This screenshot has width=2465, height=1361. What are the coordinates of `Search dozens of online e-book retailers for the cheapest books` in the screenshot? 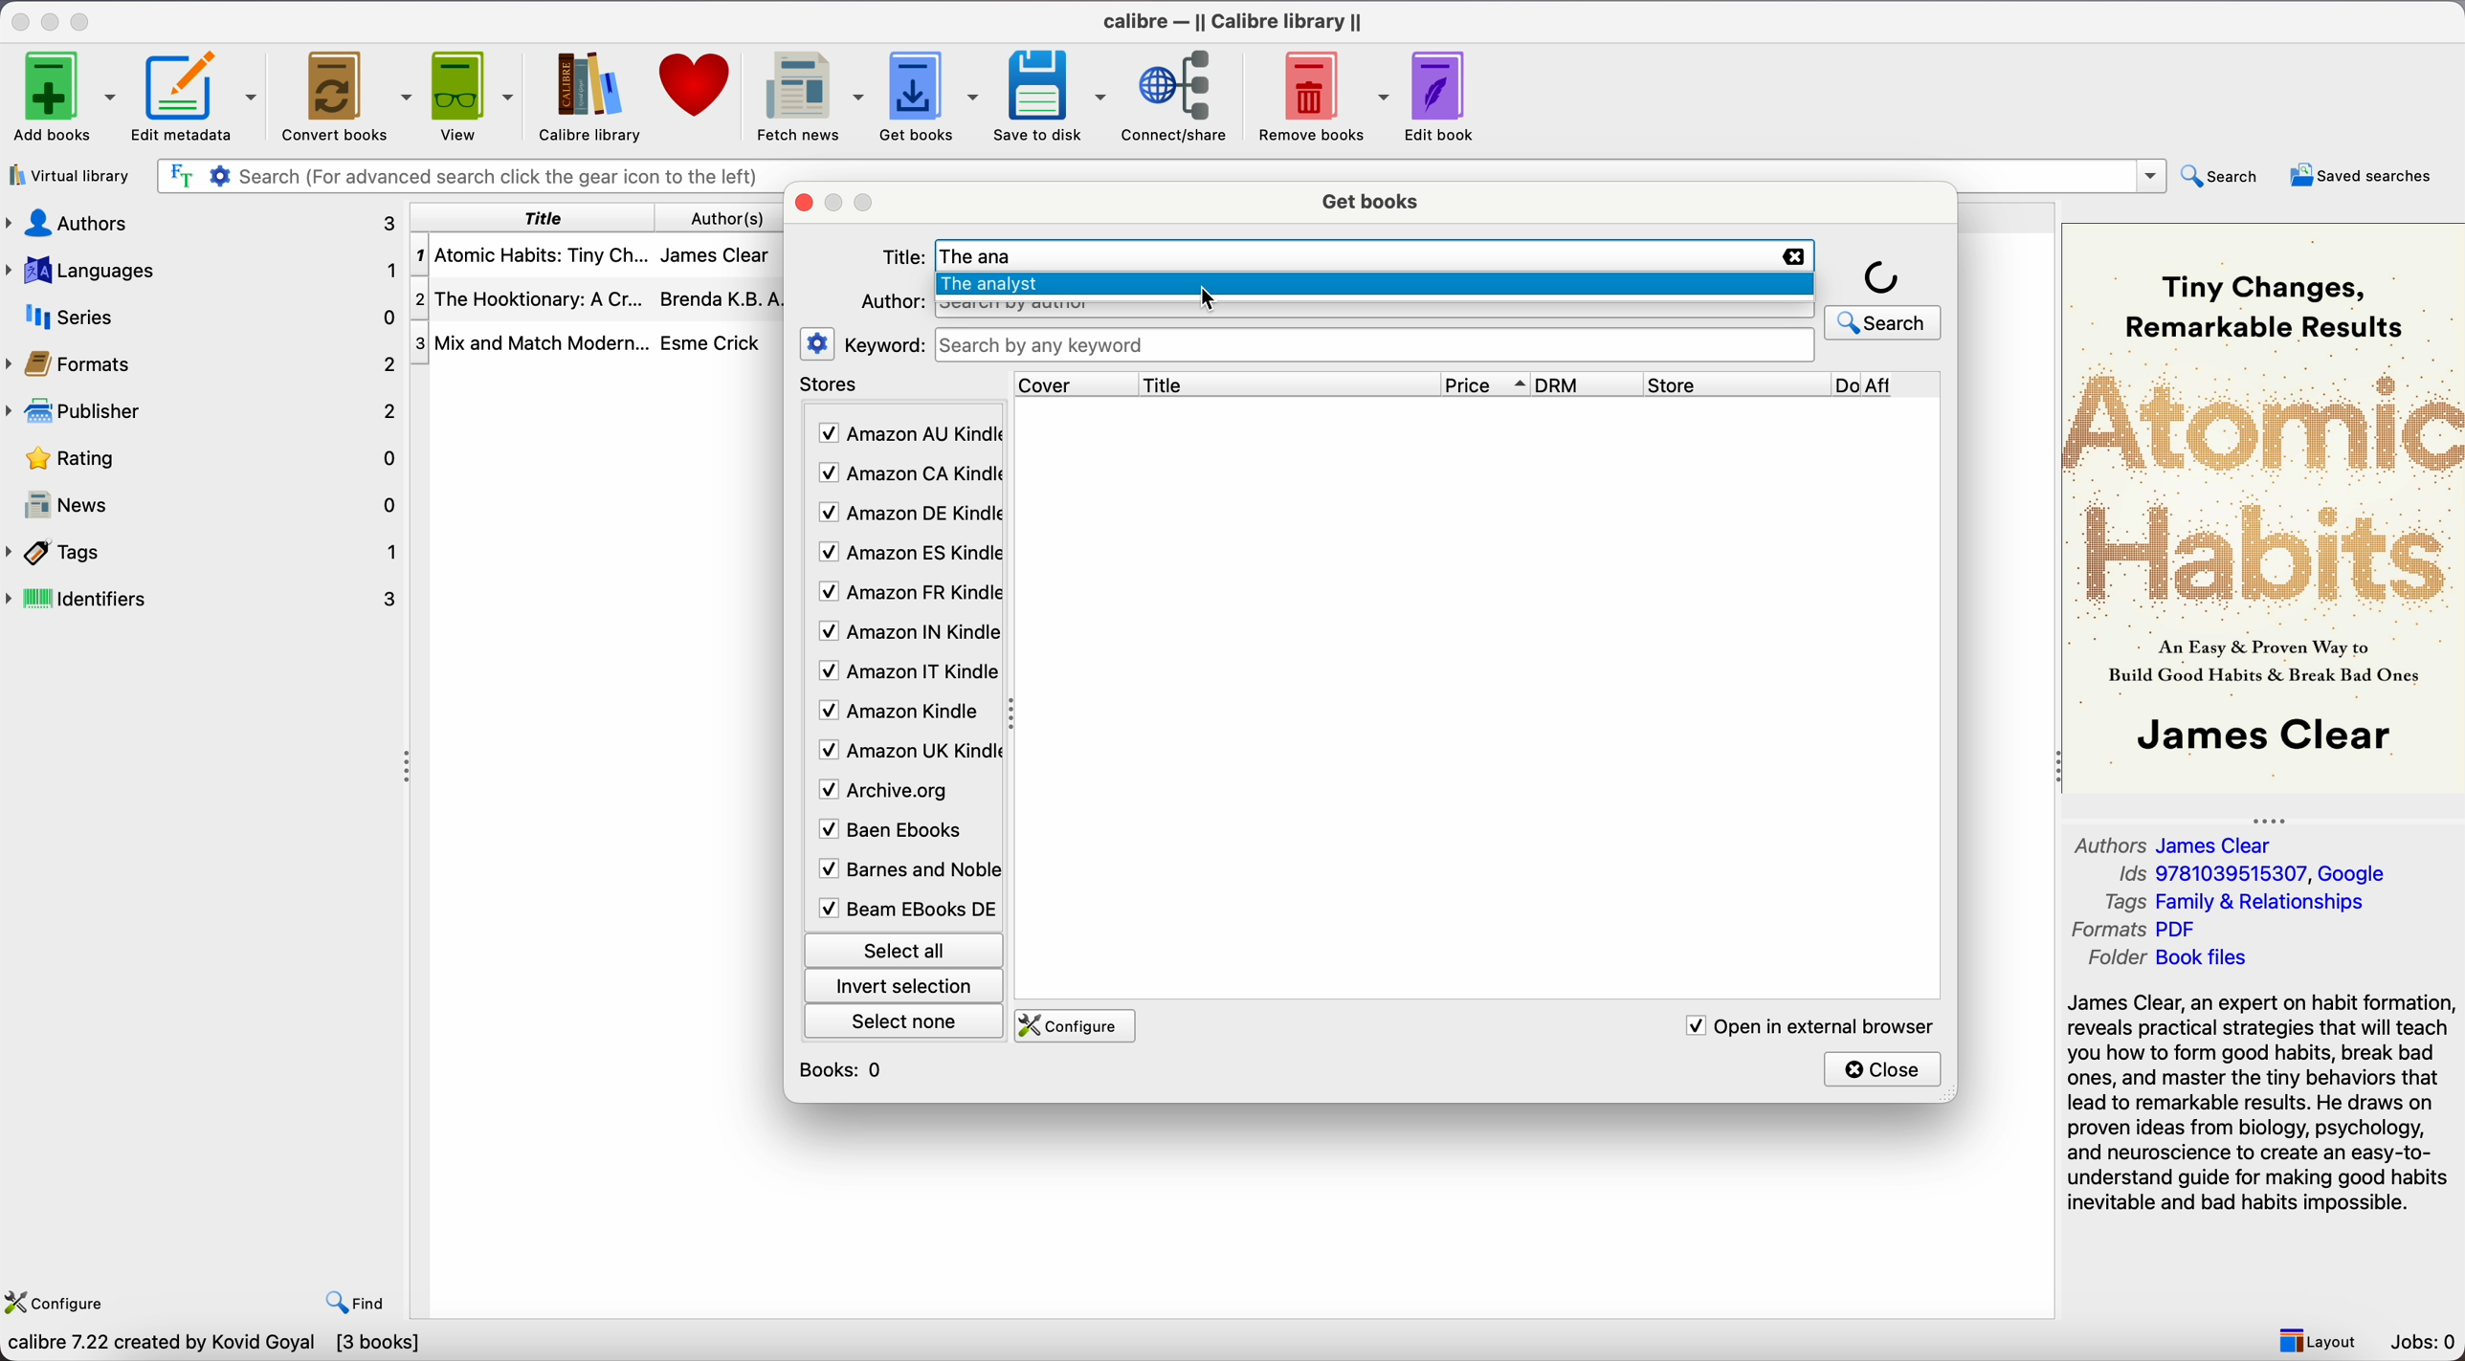 It's located at (288, 1346).